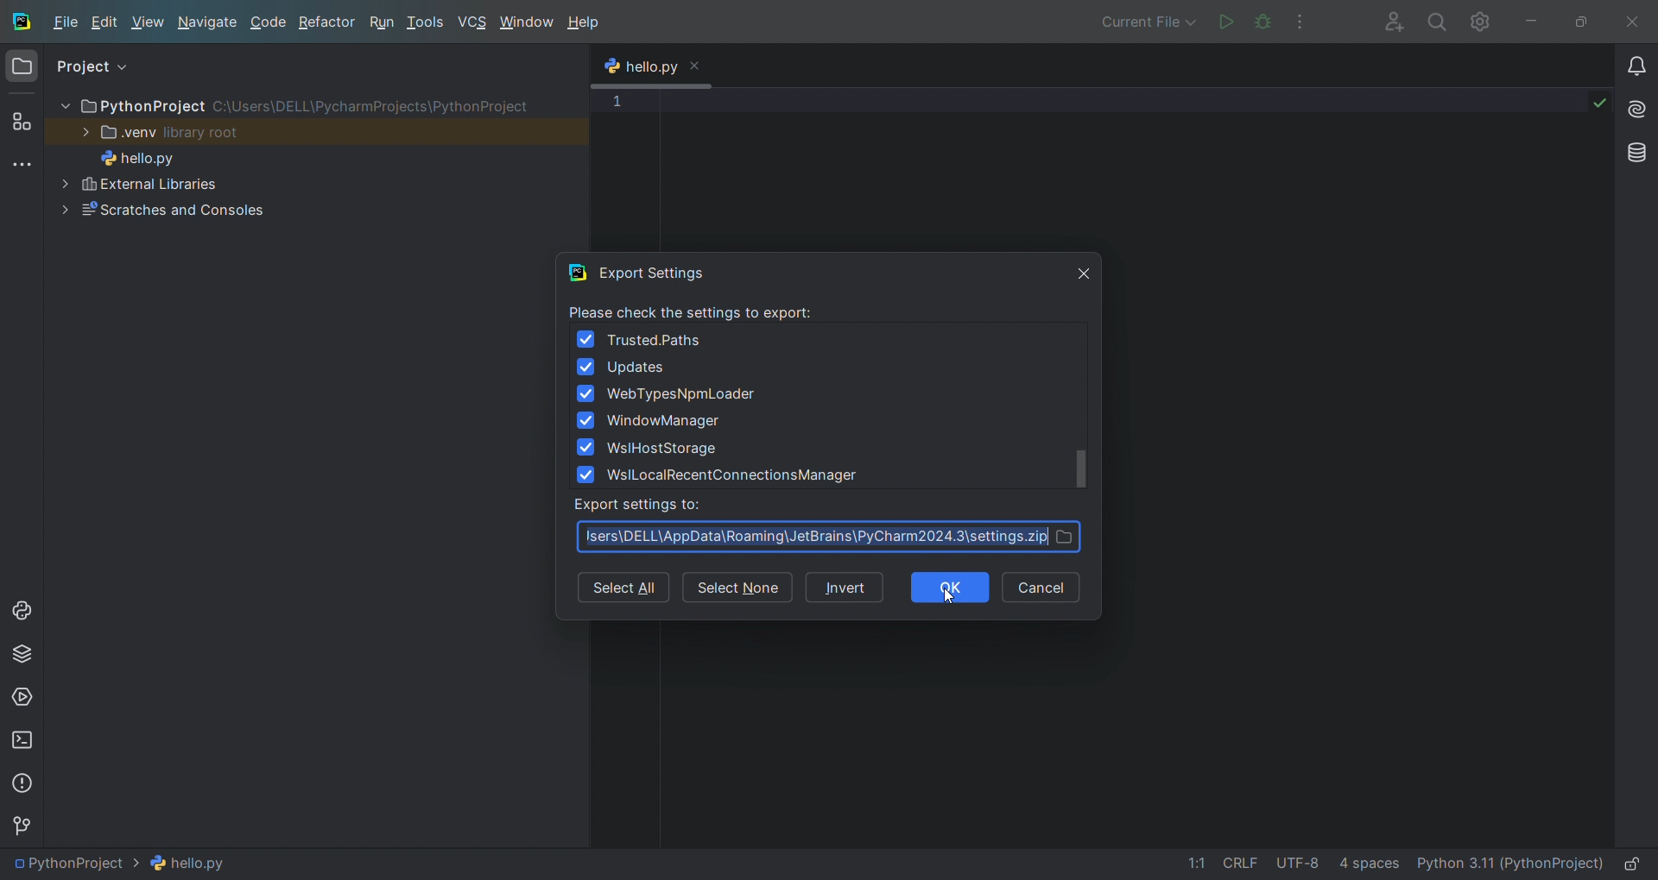 Image resolution: width=1658 pixels, height=880 pixels. I want to click on window, so click(526, 23).